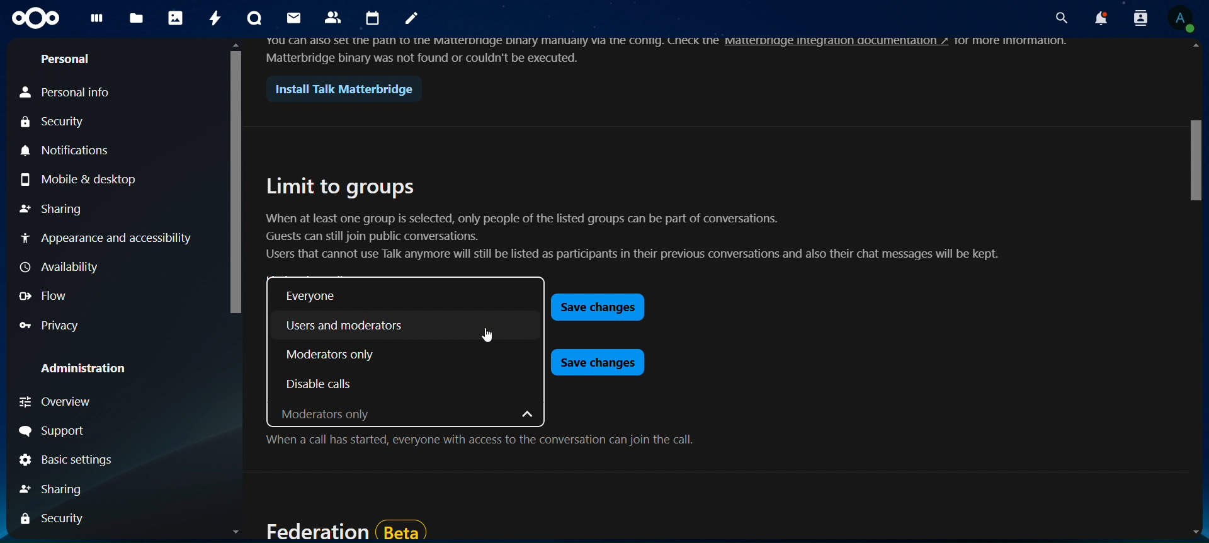 This screenshot has height=543, width=1209. Describe the element at coordinates (1059, 19) in the screenshot. I see `search` at that location.